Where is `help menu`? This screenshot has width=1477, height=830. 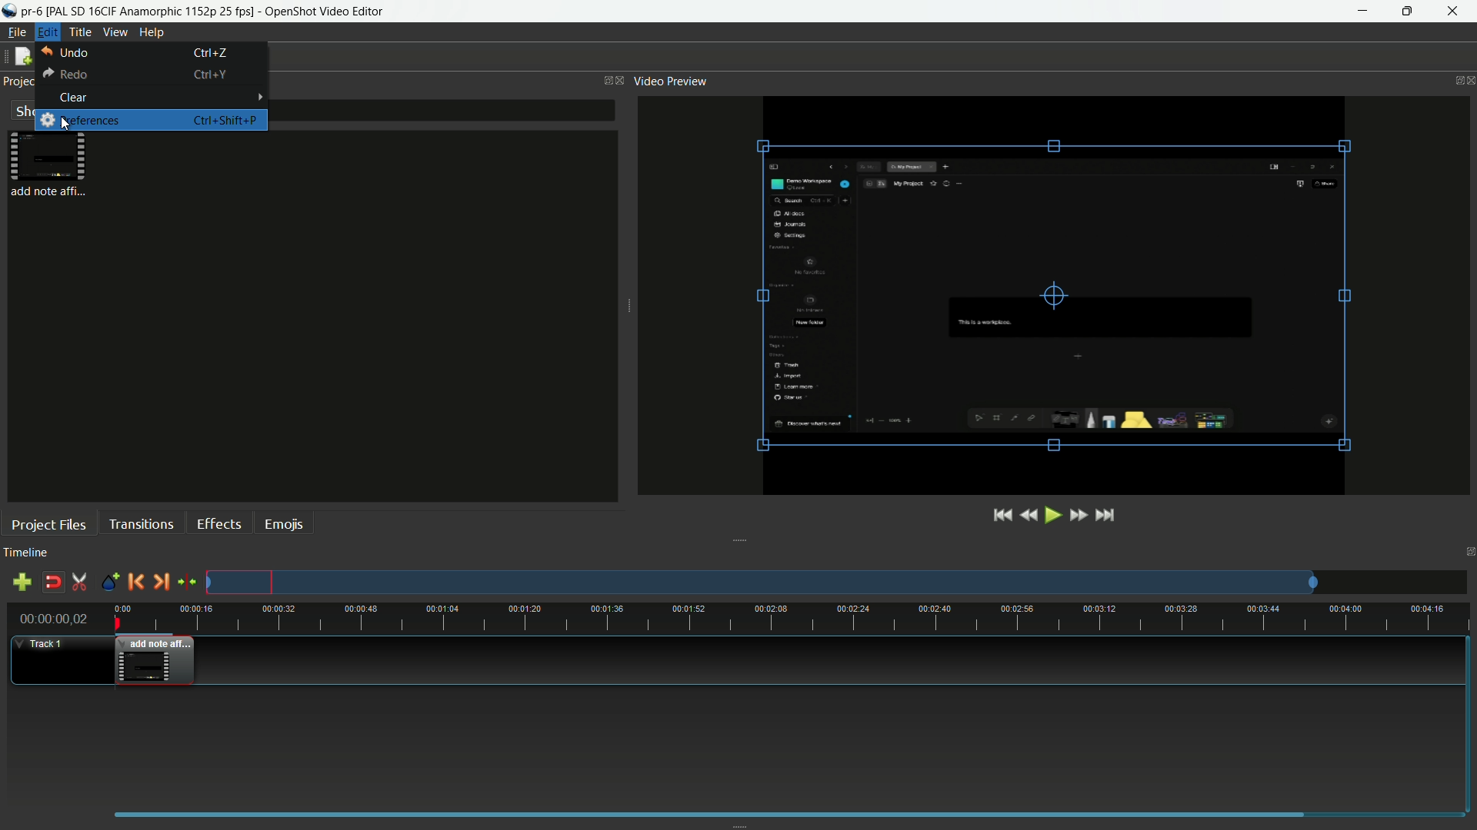 help menu is located at coordinates (152, 34).